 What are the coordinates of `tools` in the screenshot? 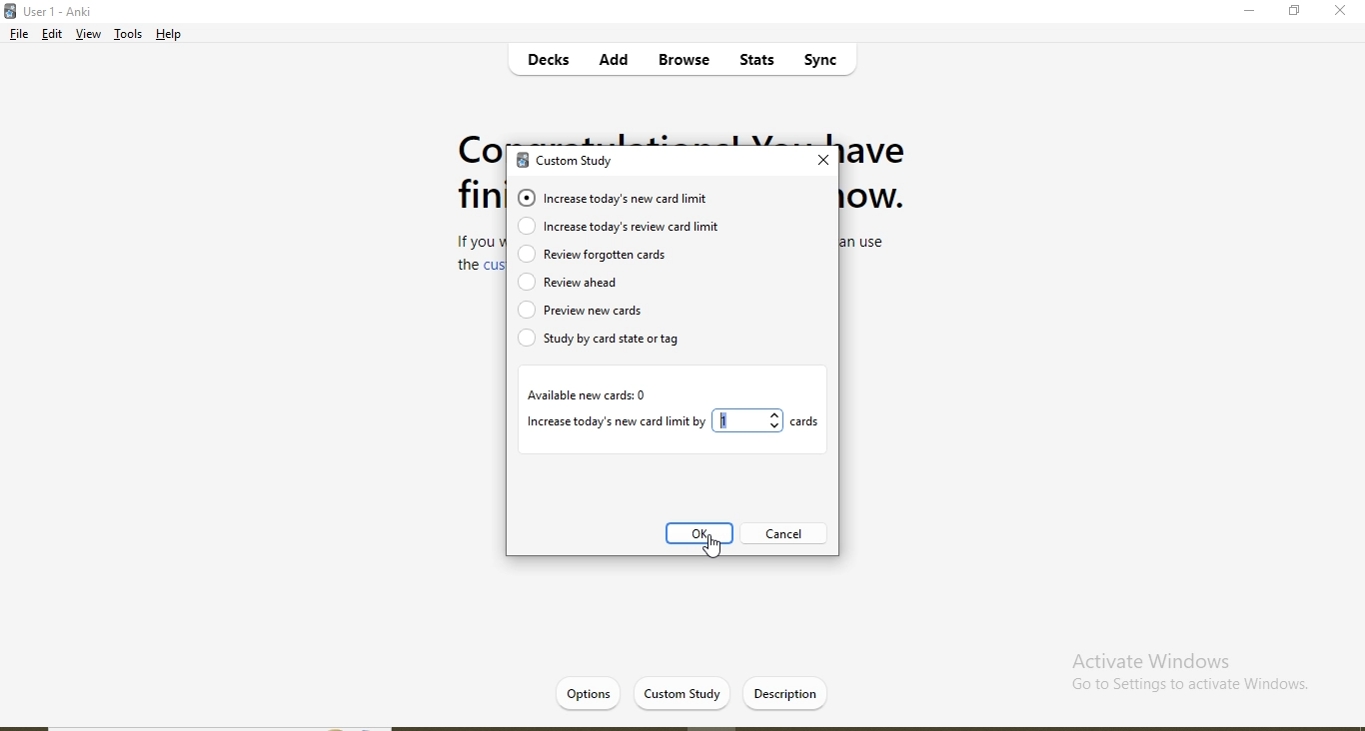 It's located at (128, 37).